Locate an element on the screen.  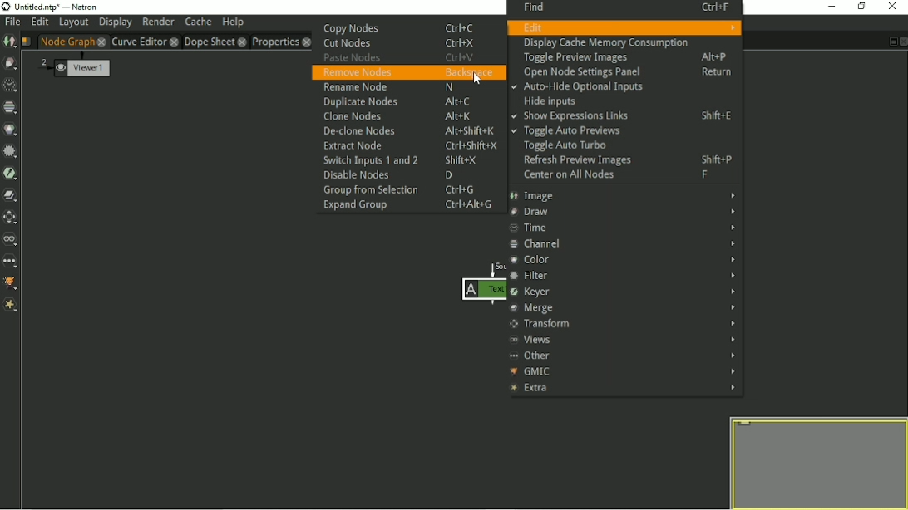
Toggle Auto Turbo is located at coordinates (560, 147).